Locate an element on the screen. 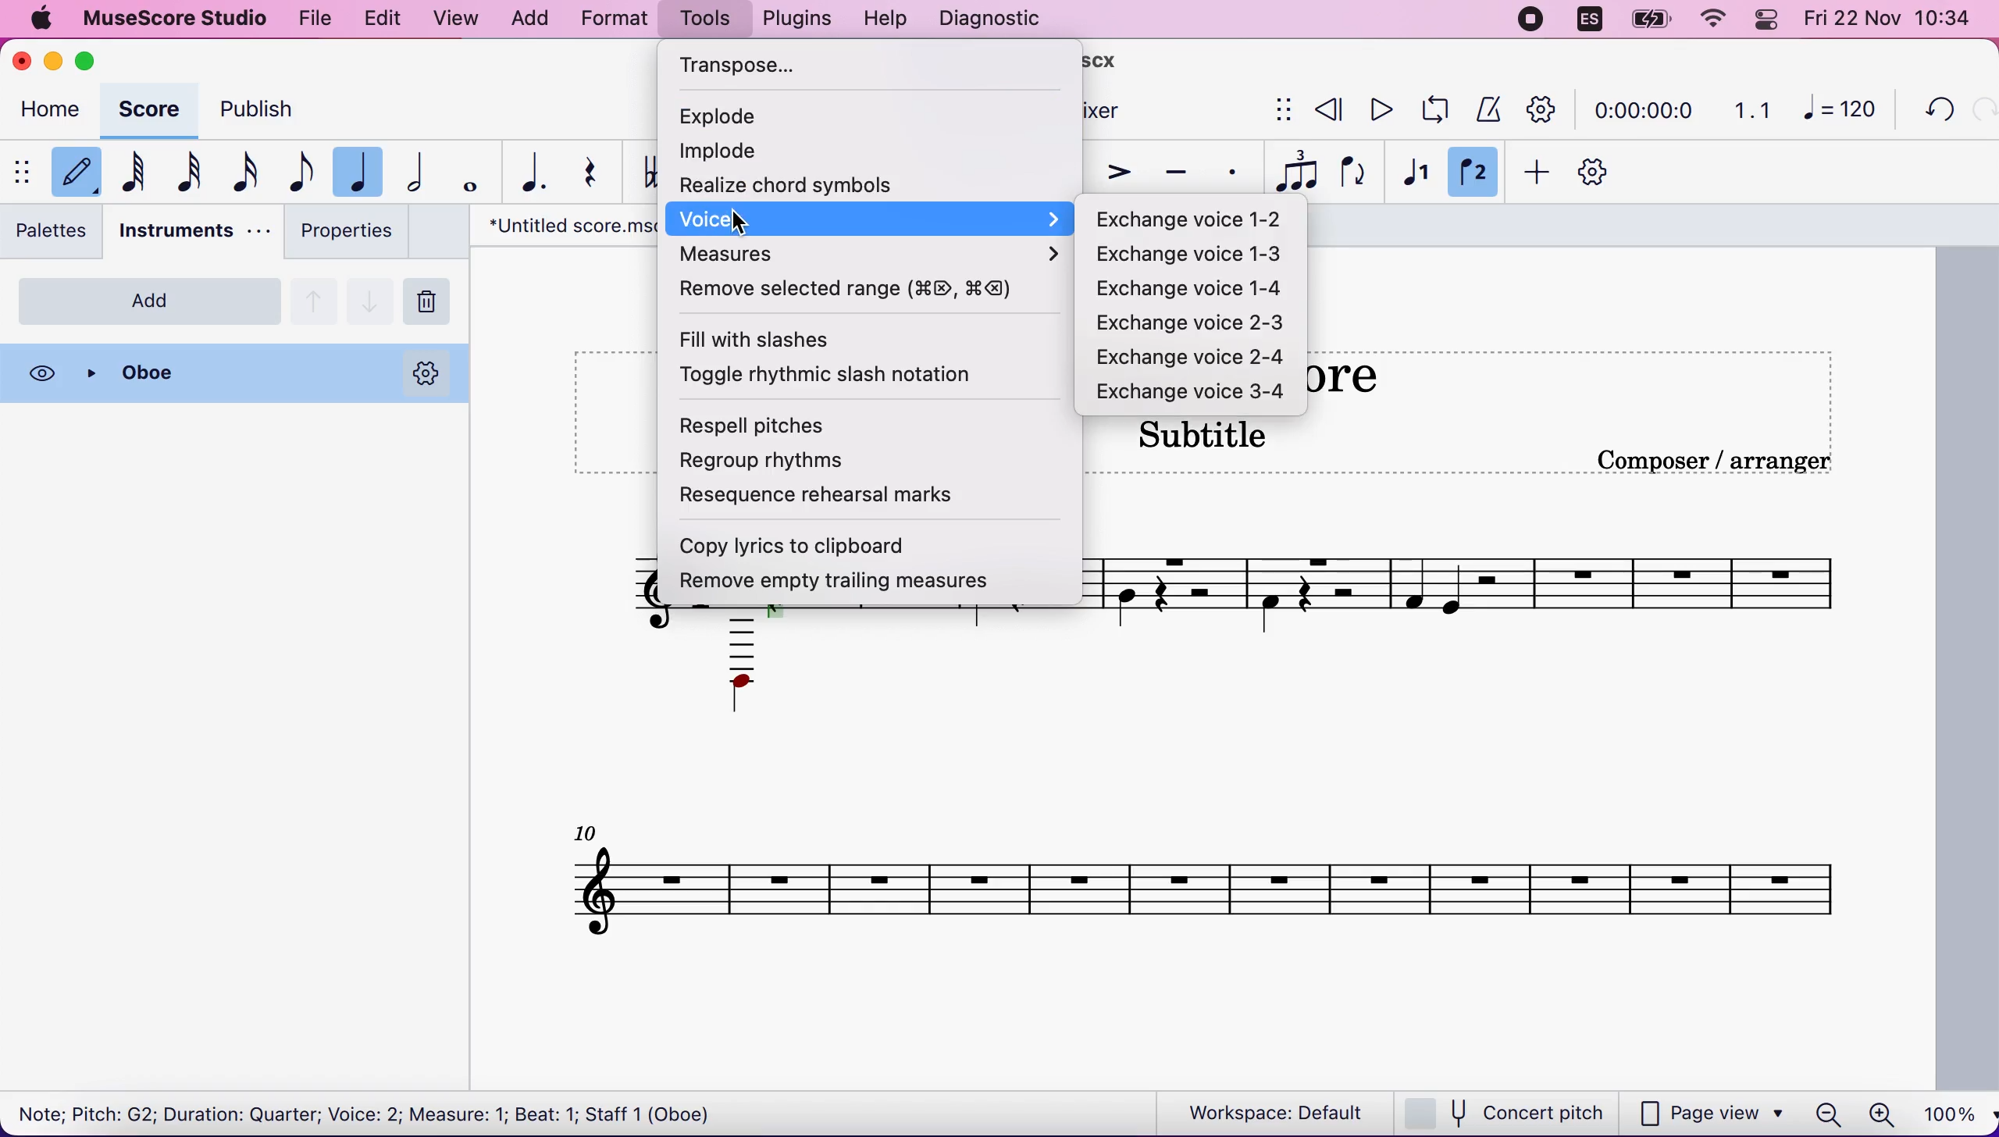 This screenshot has width=1999, height=1137. tools is located at coordinates (706, 21).